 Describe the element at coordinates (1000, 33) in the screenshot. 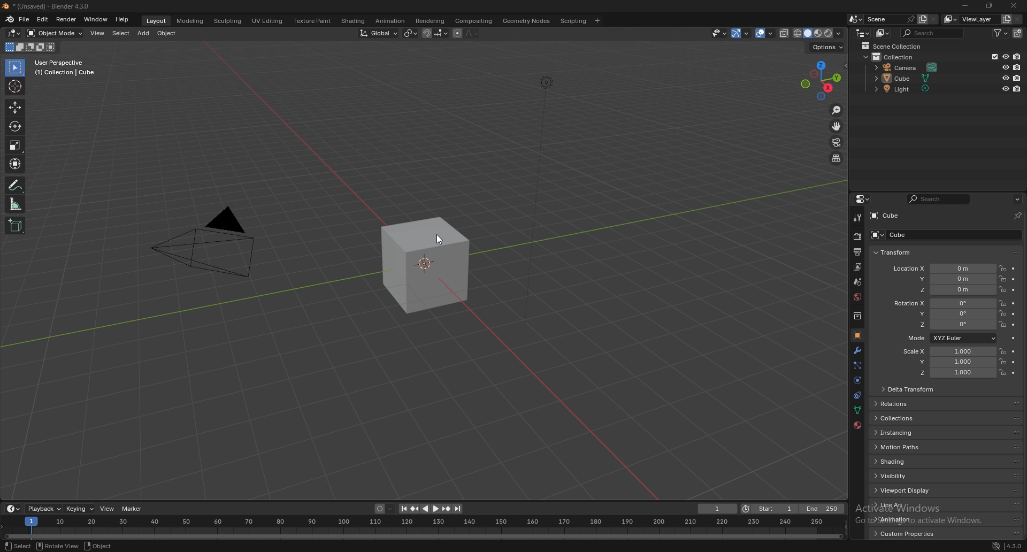

I see `filter` at that location.